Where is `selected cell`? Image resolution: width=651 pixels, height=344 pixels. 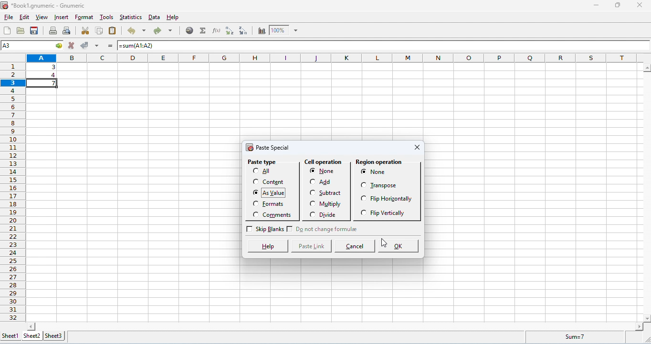
selected cell is located at coordinates (32, 46).